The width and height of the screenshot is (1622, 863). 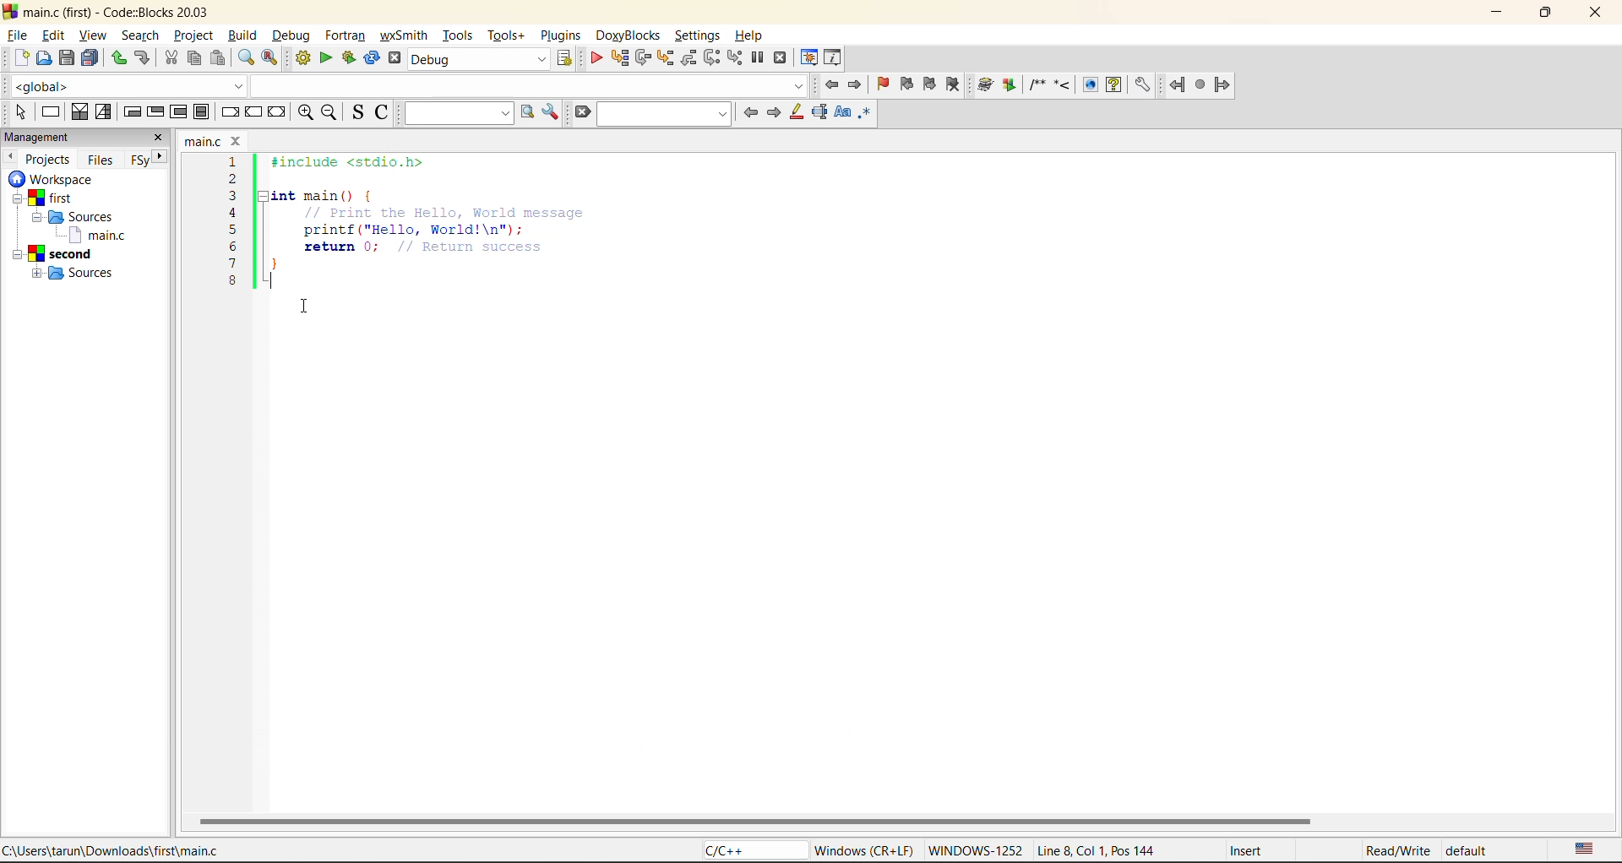 What do you see at coordinates (118, 59) in the screenshot?
I see `undo` at bounding box center [118, 59].